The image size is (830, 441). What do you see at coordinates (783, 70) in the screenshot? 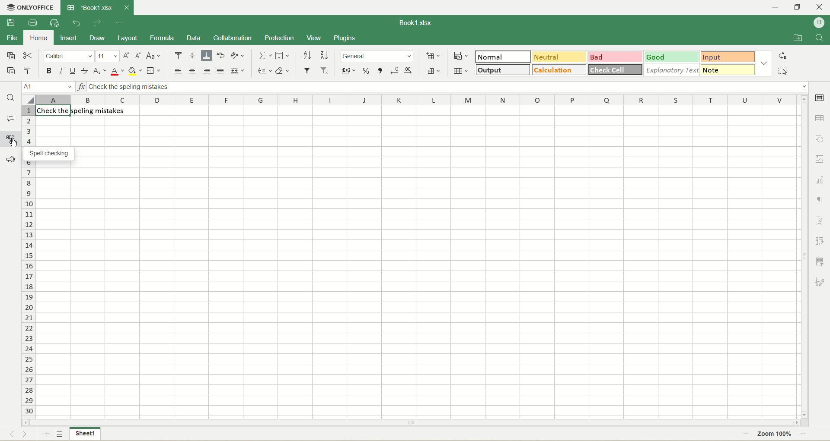
I see `select all` at bounding box center [783, 70].